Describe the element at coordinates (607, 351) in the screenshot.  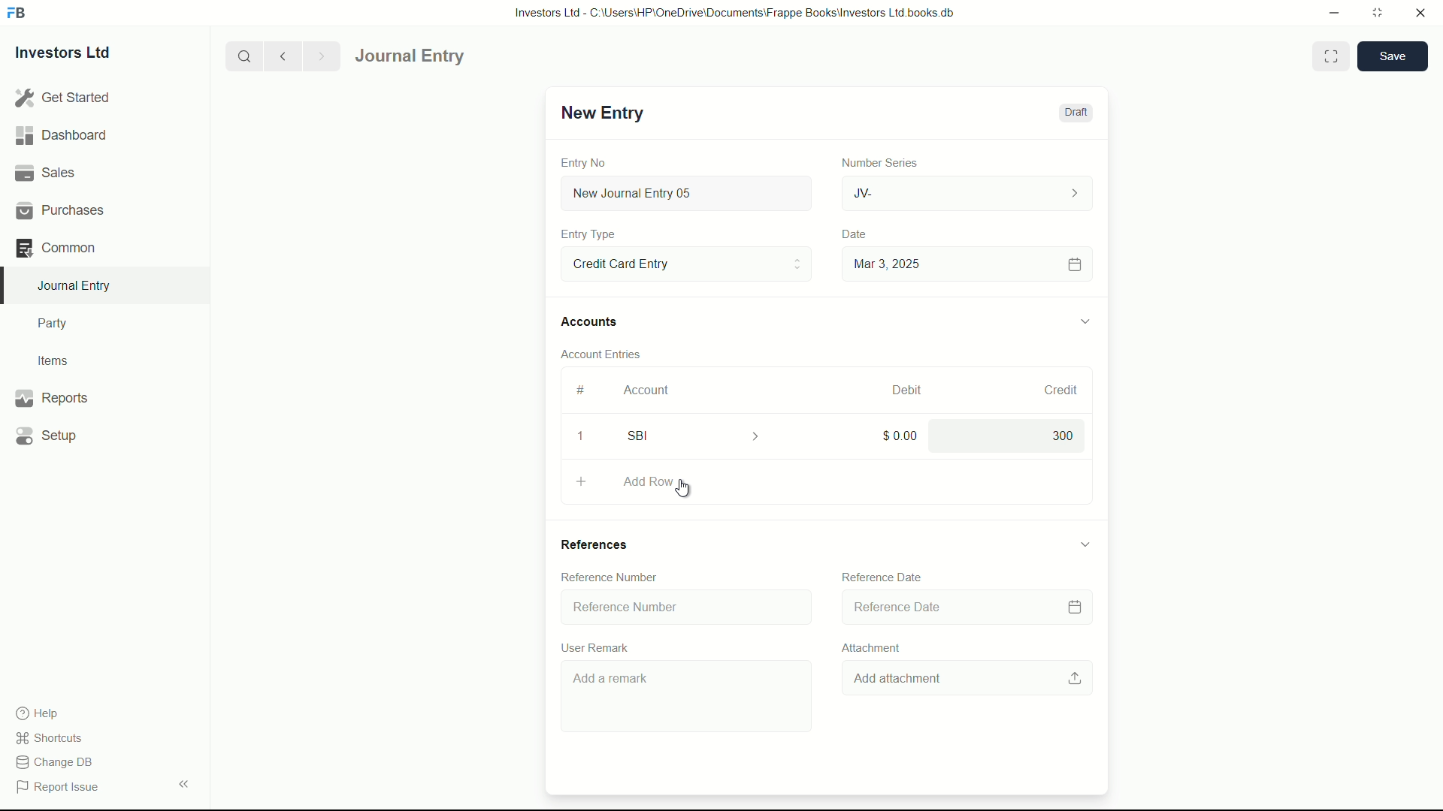
I see `Account Entries` at that location.